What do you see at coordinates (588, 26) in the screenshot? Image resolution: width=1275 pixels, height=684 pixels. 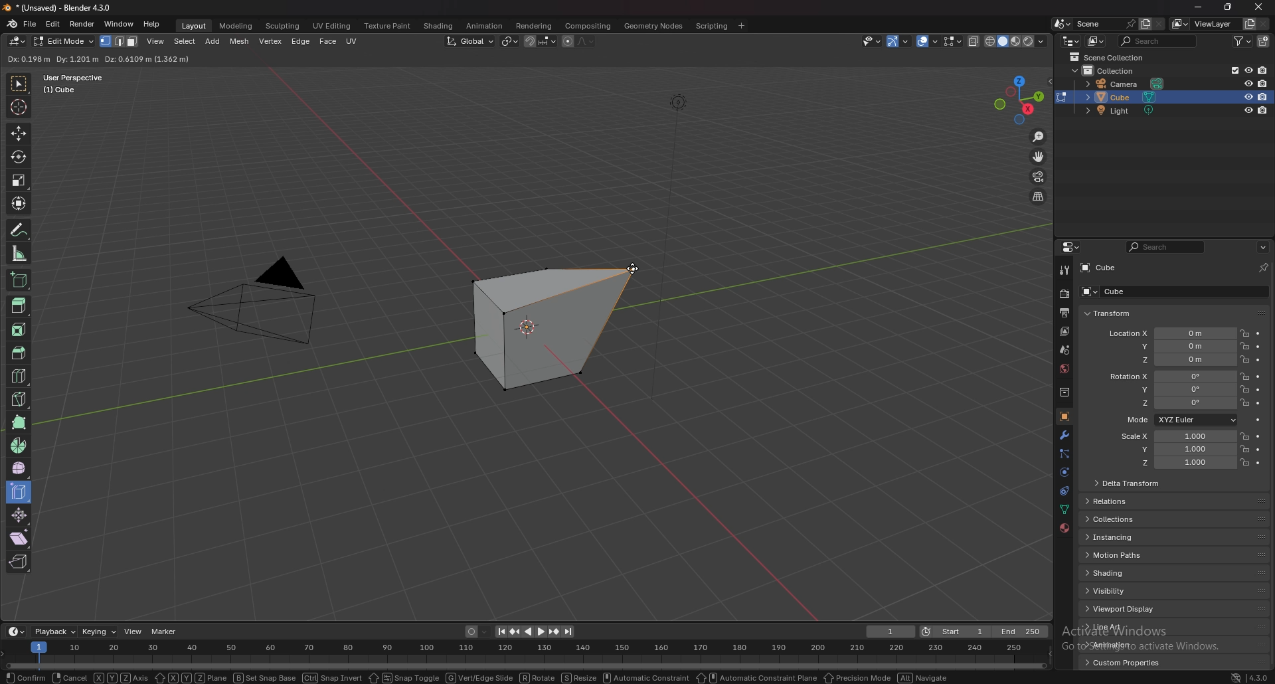 I see `compositing` at bounding box center [588, 26].